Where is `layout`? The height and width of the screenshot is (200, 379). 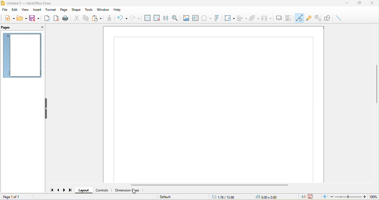 layout is located at coordinates (84, 191).